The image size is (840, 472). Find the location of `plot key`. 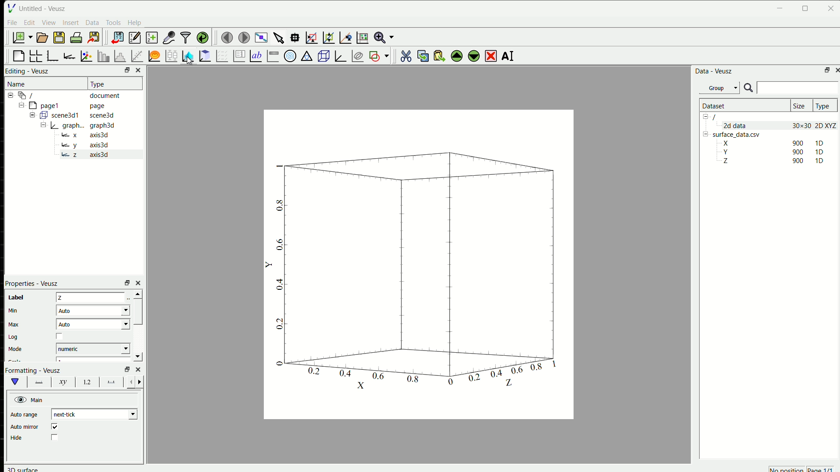

plot key is located at coordinates (240, 56).